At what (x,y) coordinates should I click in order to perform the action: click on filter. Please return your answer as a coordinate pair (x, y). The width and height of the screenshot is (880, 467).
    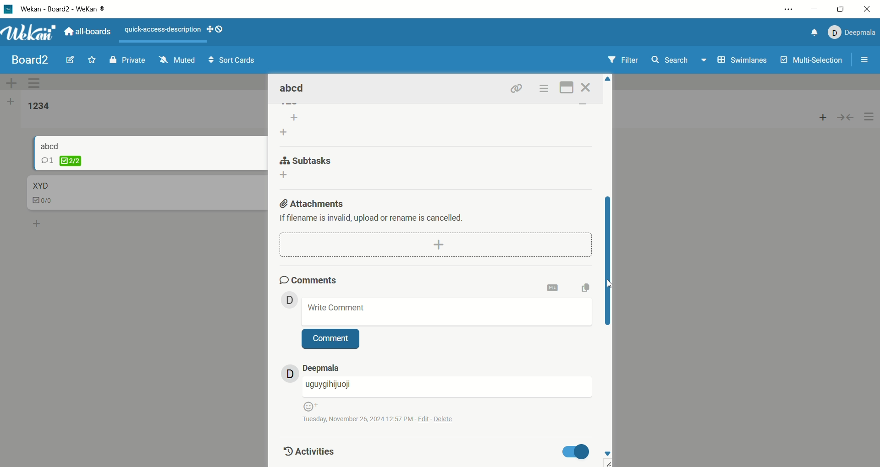
    Looking at the image, I should click on (625, 60).